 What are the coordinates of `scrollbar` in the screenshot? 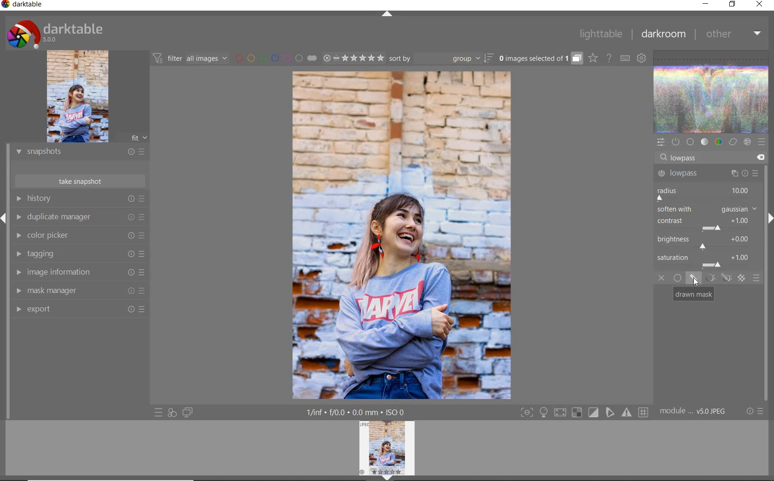 It's located at (766, 248).